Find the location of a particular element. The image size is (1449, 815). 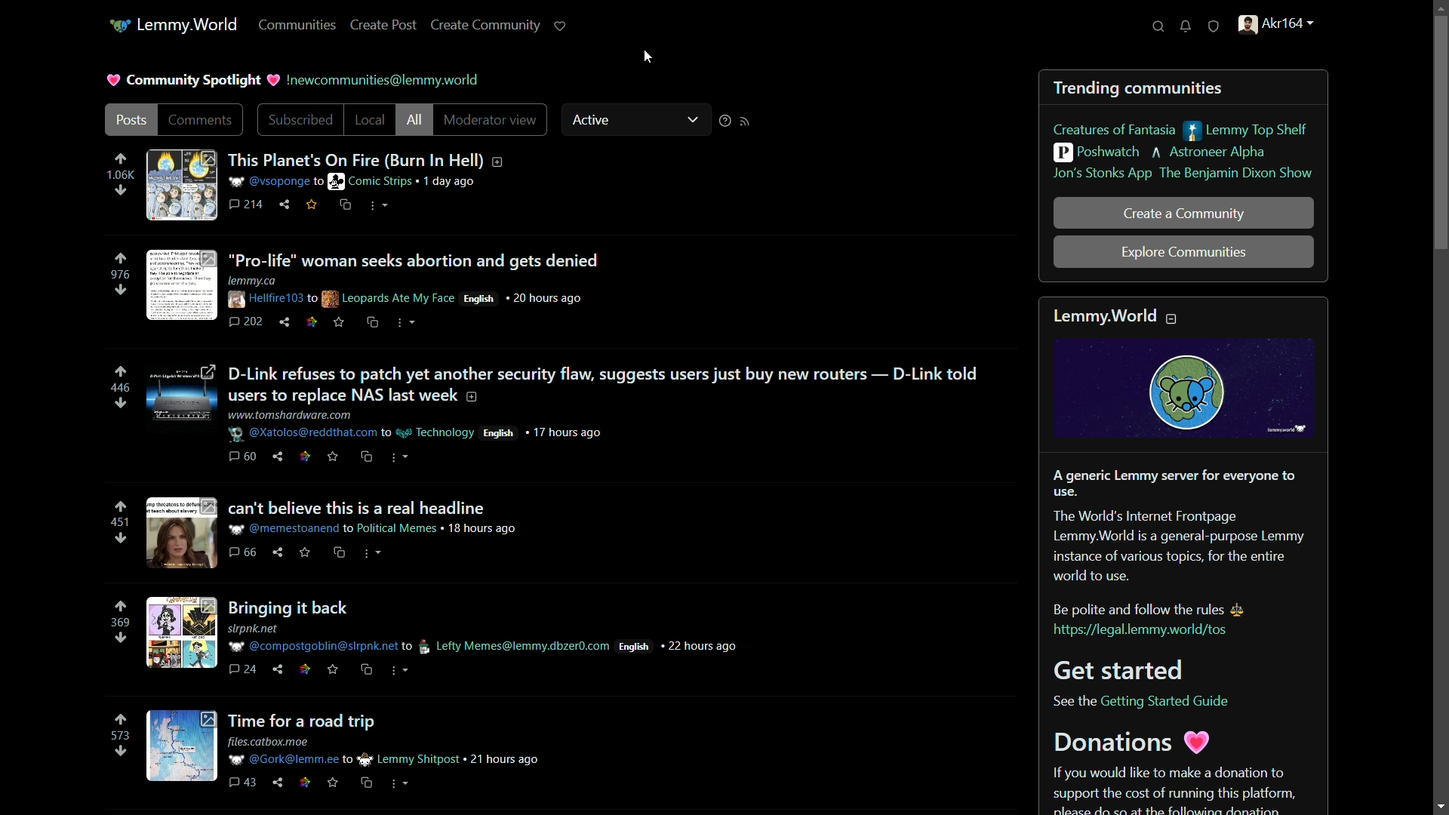

create post is located at coordinates (384, 26).